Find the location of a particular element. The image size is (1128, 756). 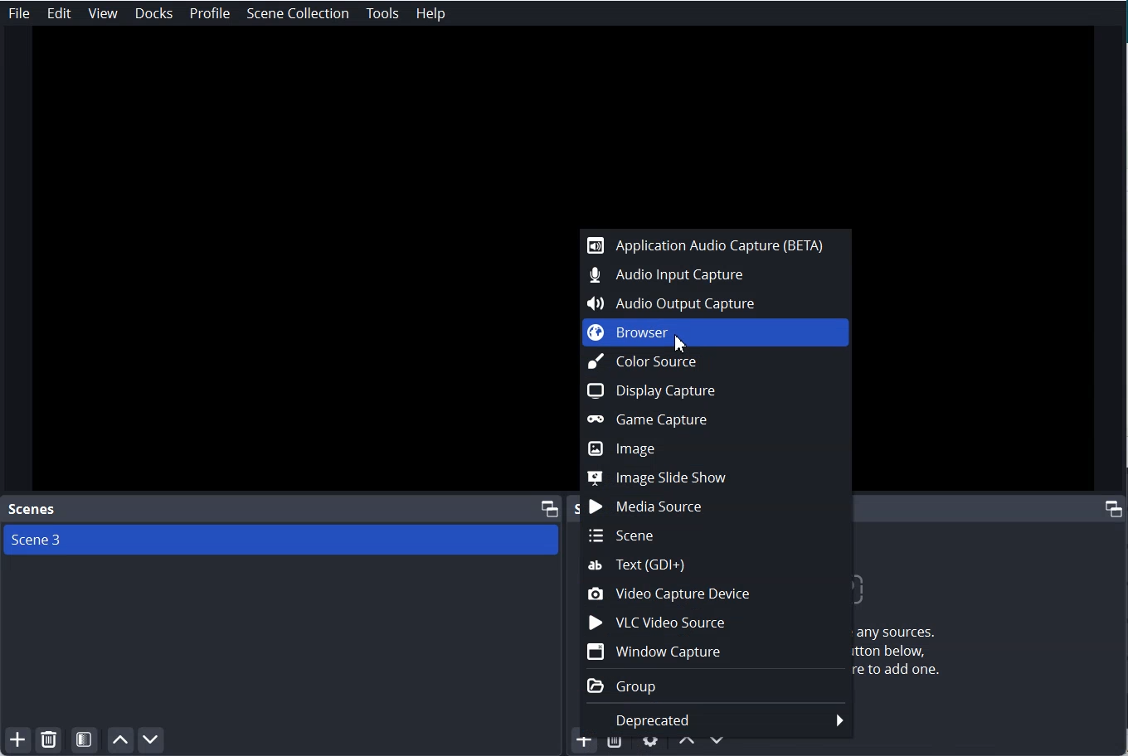

Game Capture is located at coordinates (716, 418).